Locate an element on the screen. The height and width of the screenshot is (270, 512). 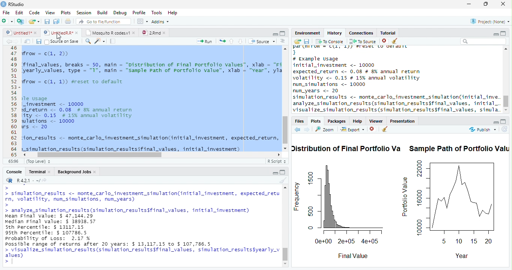
Scroll bar is located at coordinates (101, 154).